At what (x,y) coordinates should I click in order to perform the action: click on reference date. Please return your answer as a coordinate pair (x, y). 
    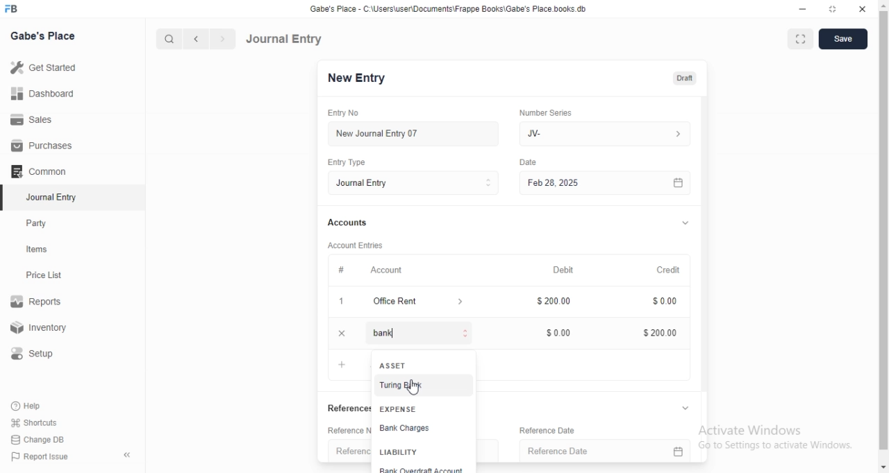
    Looking at the image, I should click on (559, 451).